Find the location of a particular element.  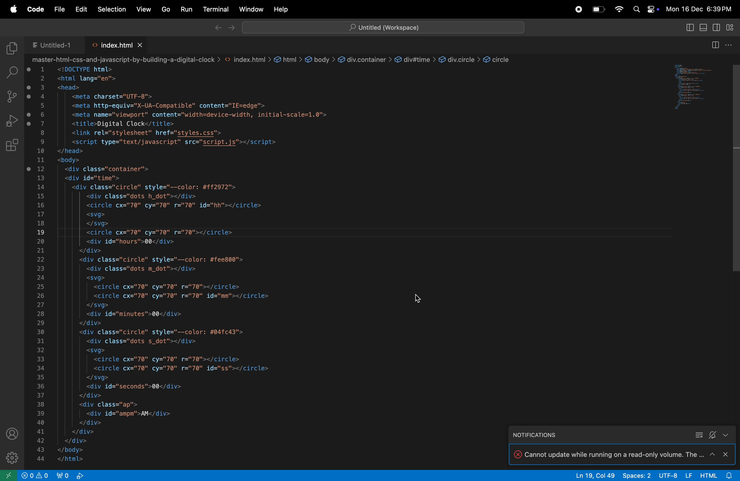

selection is located at coordinates (112, 9).